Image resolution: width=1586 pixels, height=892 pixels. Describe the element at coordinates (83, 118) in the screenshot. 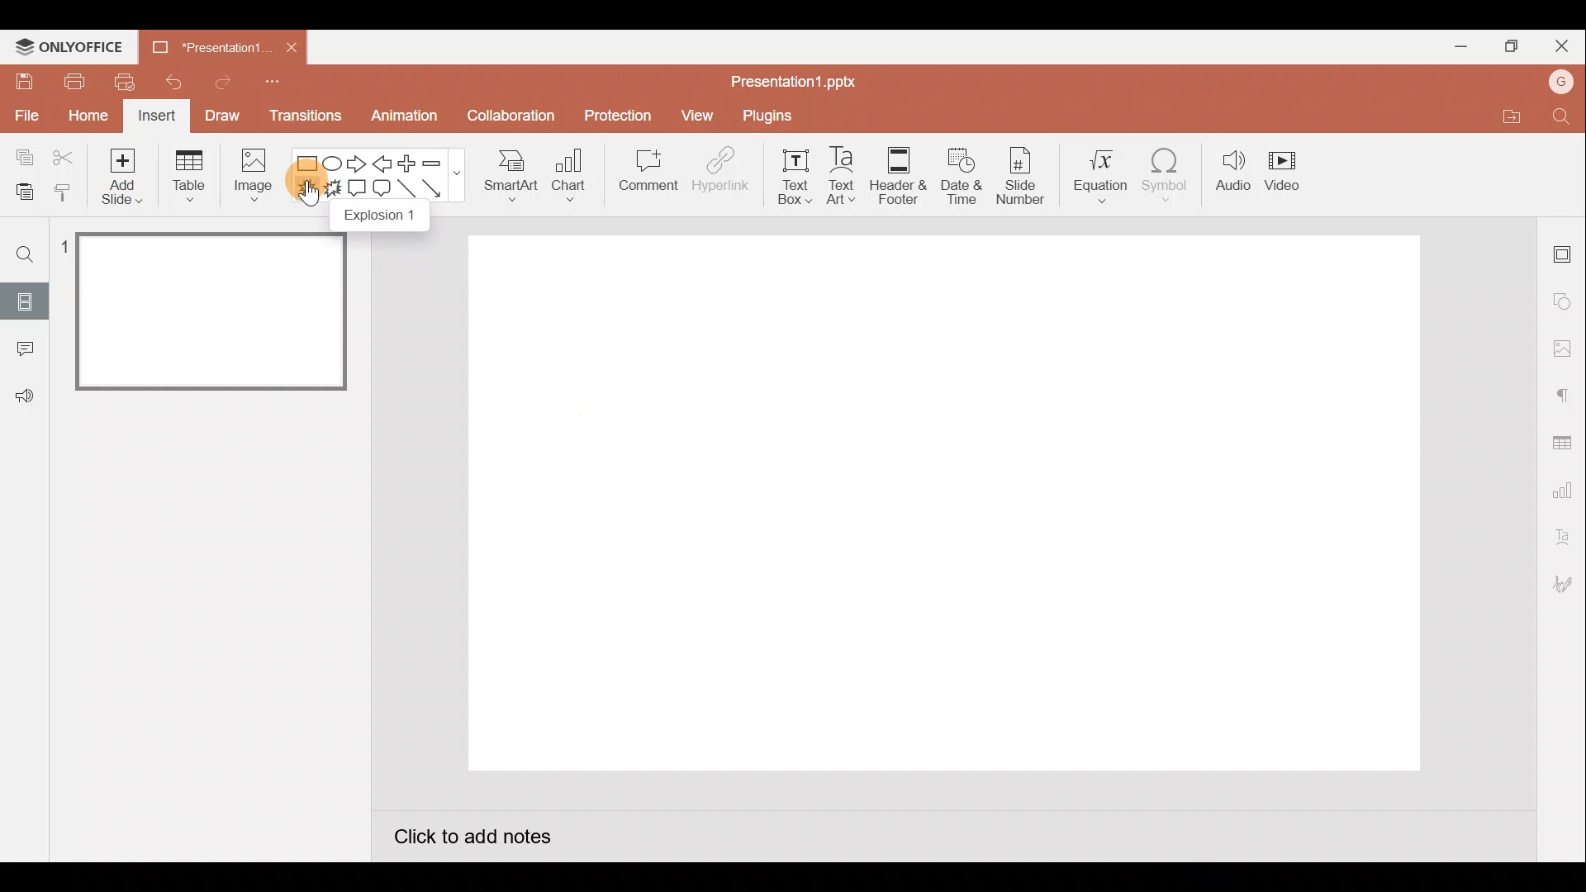

I see `Home` at that location.